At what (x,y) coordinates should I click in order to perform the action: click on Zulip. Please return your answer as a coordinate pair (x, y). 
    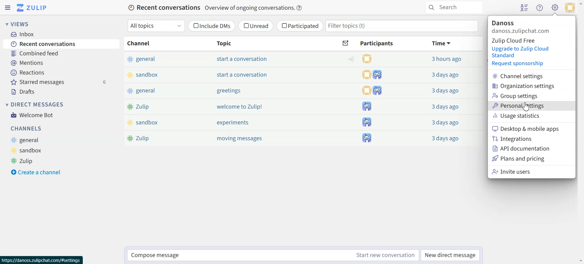
    Looking at the image, I should click on (142, 138).